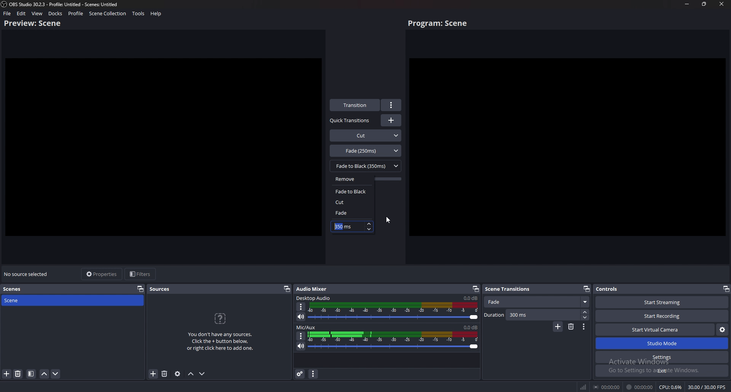 This screenshot has width=731, height=392. What do you see at coordinates (343, 227) in the screenshot?
I see `fade to black duration` at bounding box center [343, 227].